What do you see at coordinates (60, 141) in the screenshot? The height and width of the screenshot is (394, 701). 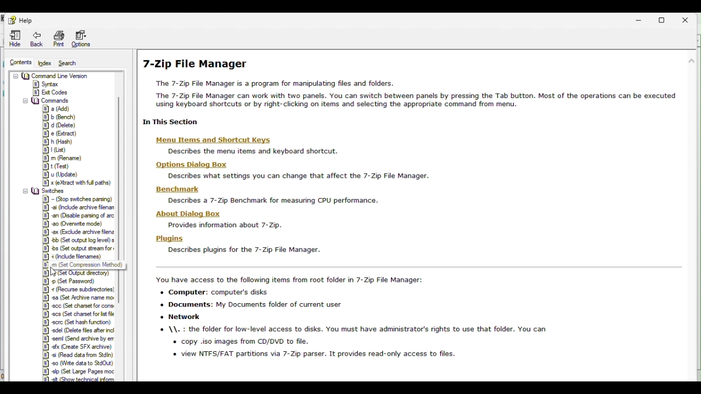 I see `hash` at bounding box center [60, 141].